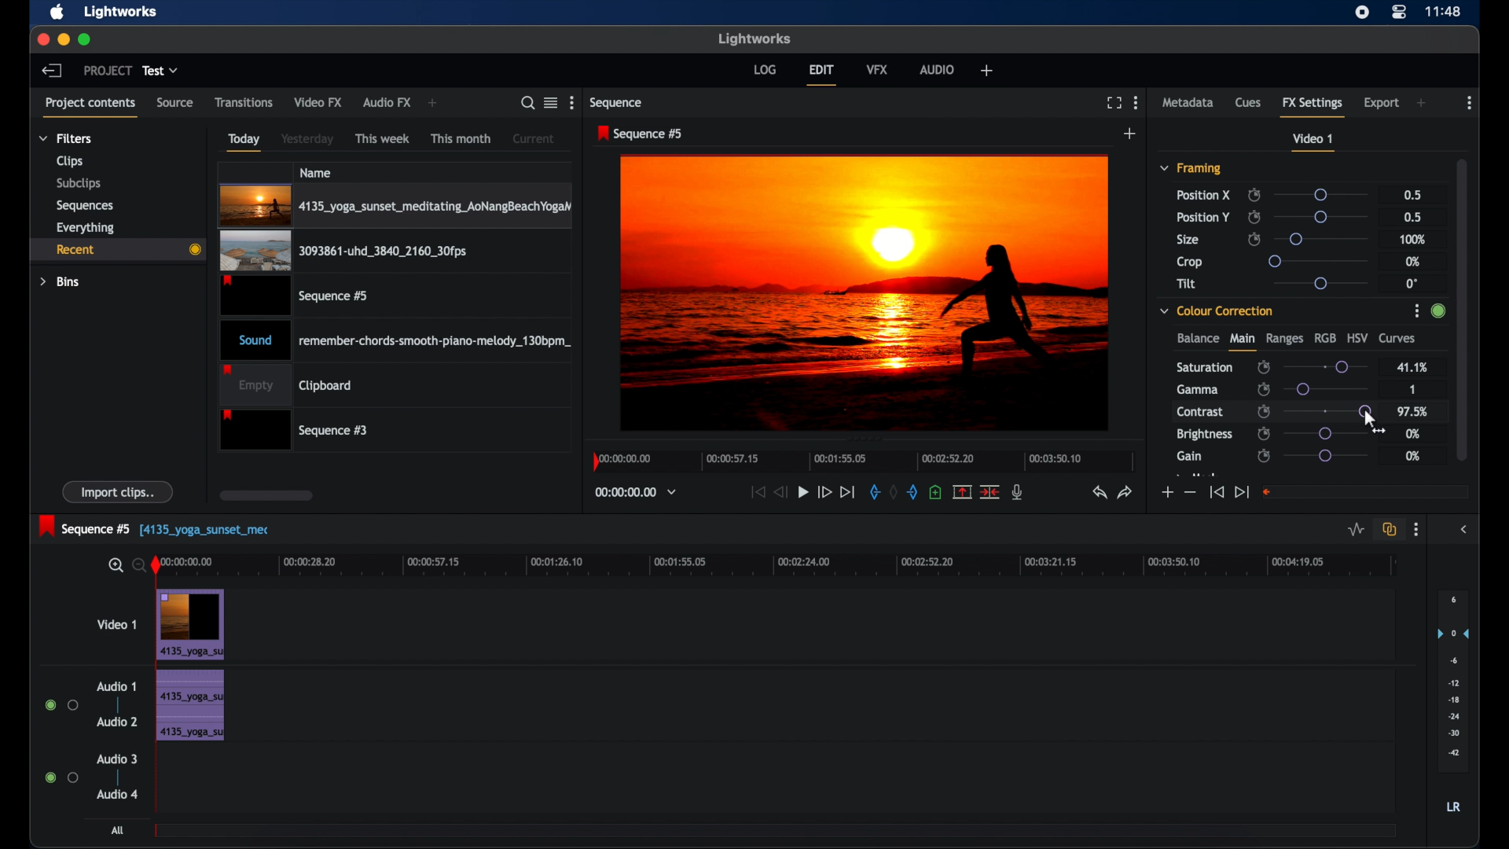 The image size is (1509, 849). Describe the element at coordinates (1166, 492) in the screenshot. I see `increment` at that location.